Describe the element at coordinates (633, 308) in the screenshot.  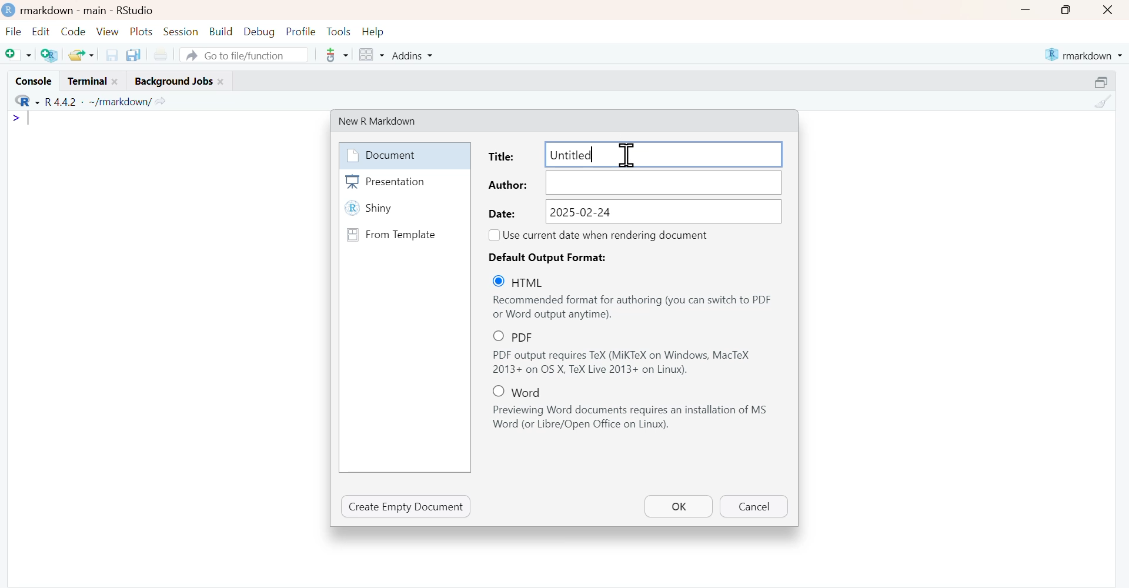
I see `Recommended format for authoring (you can switch to PD
or Word output anytime).` at that location.